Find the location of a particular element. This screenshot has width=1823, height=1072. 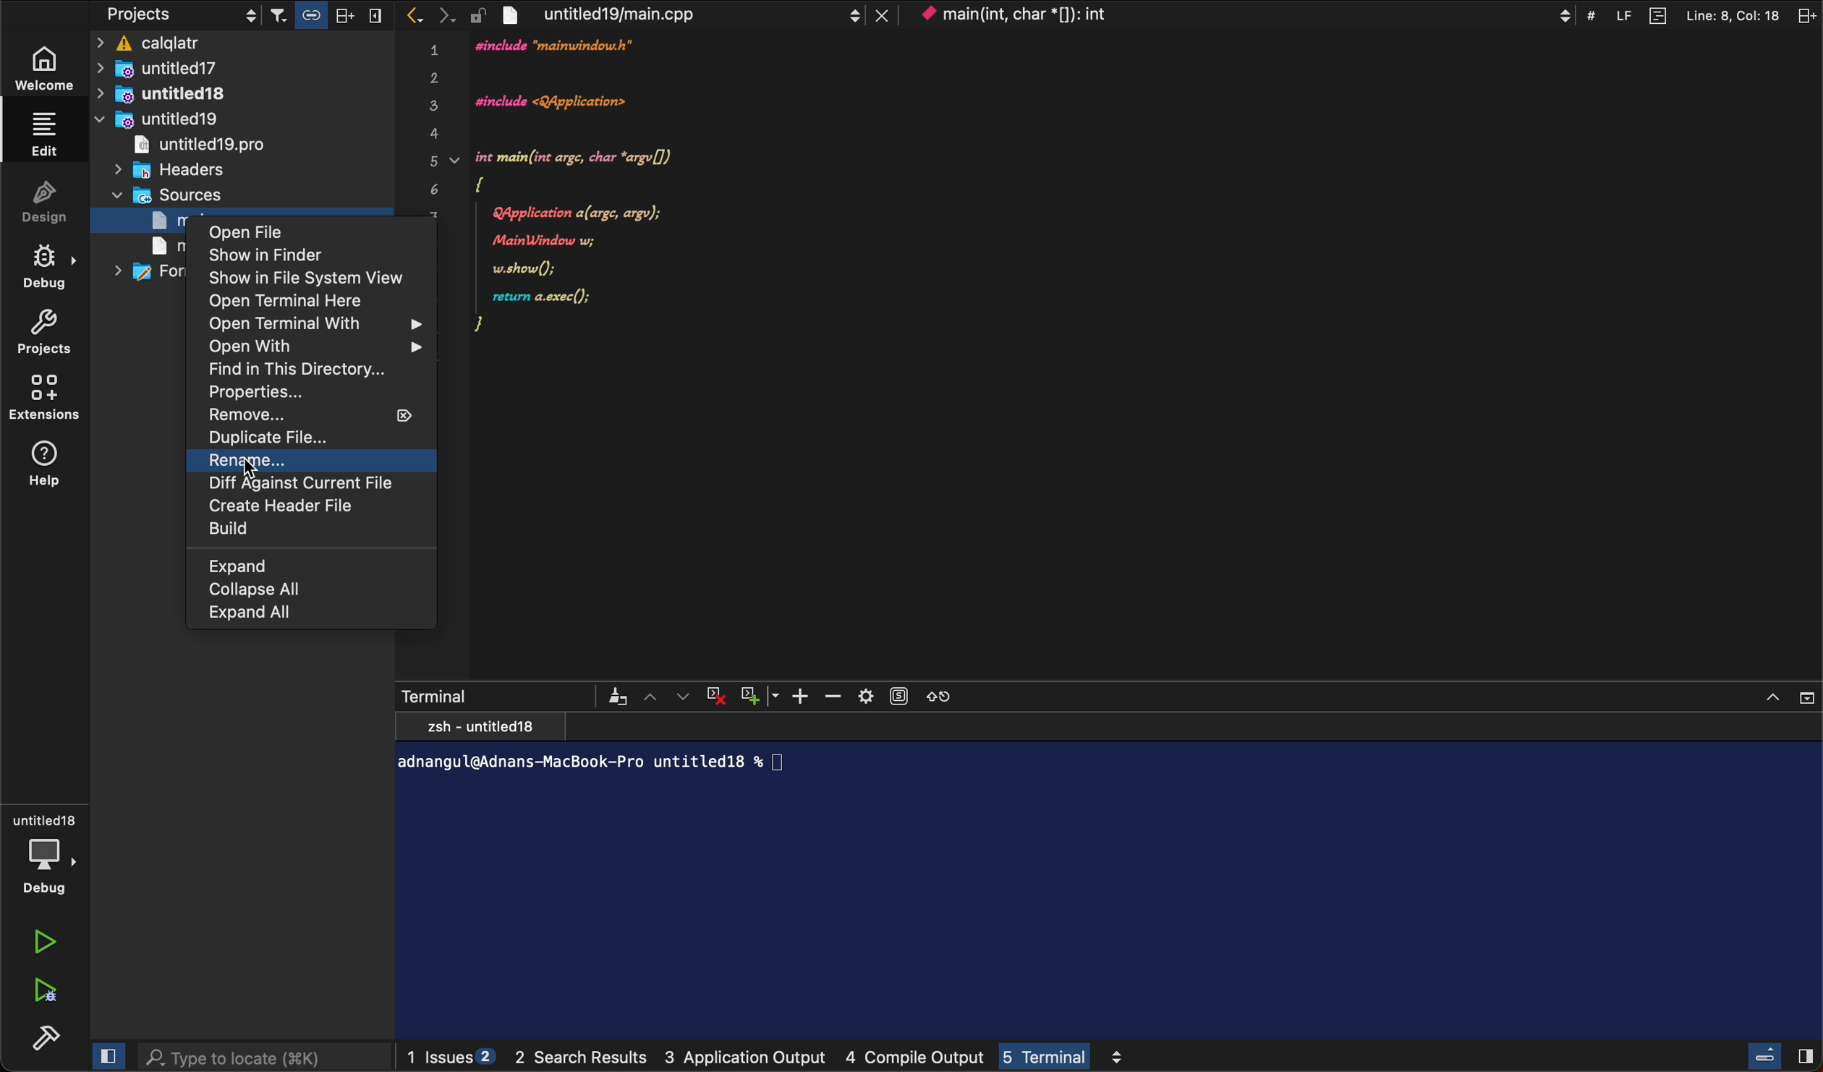

terminal is located at coordinates (1113, 877).